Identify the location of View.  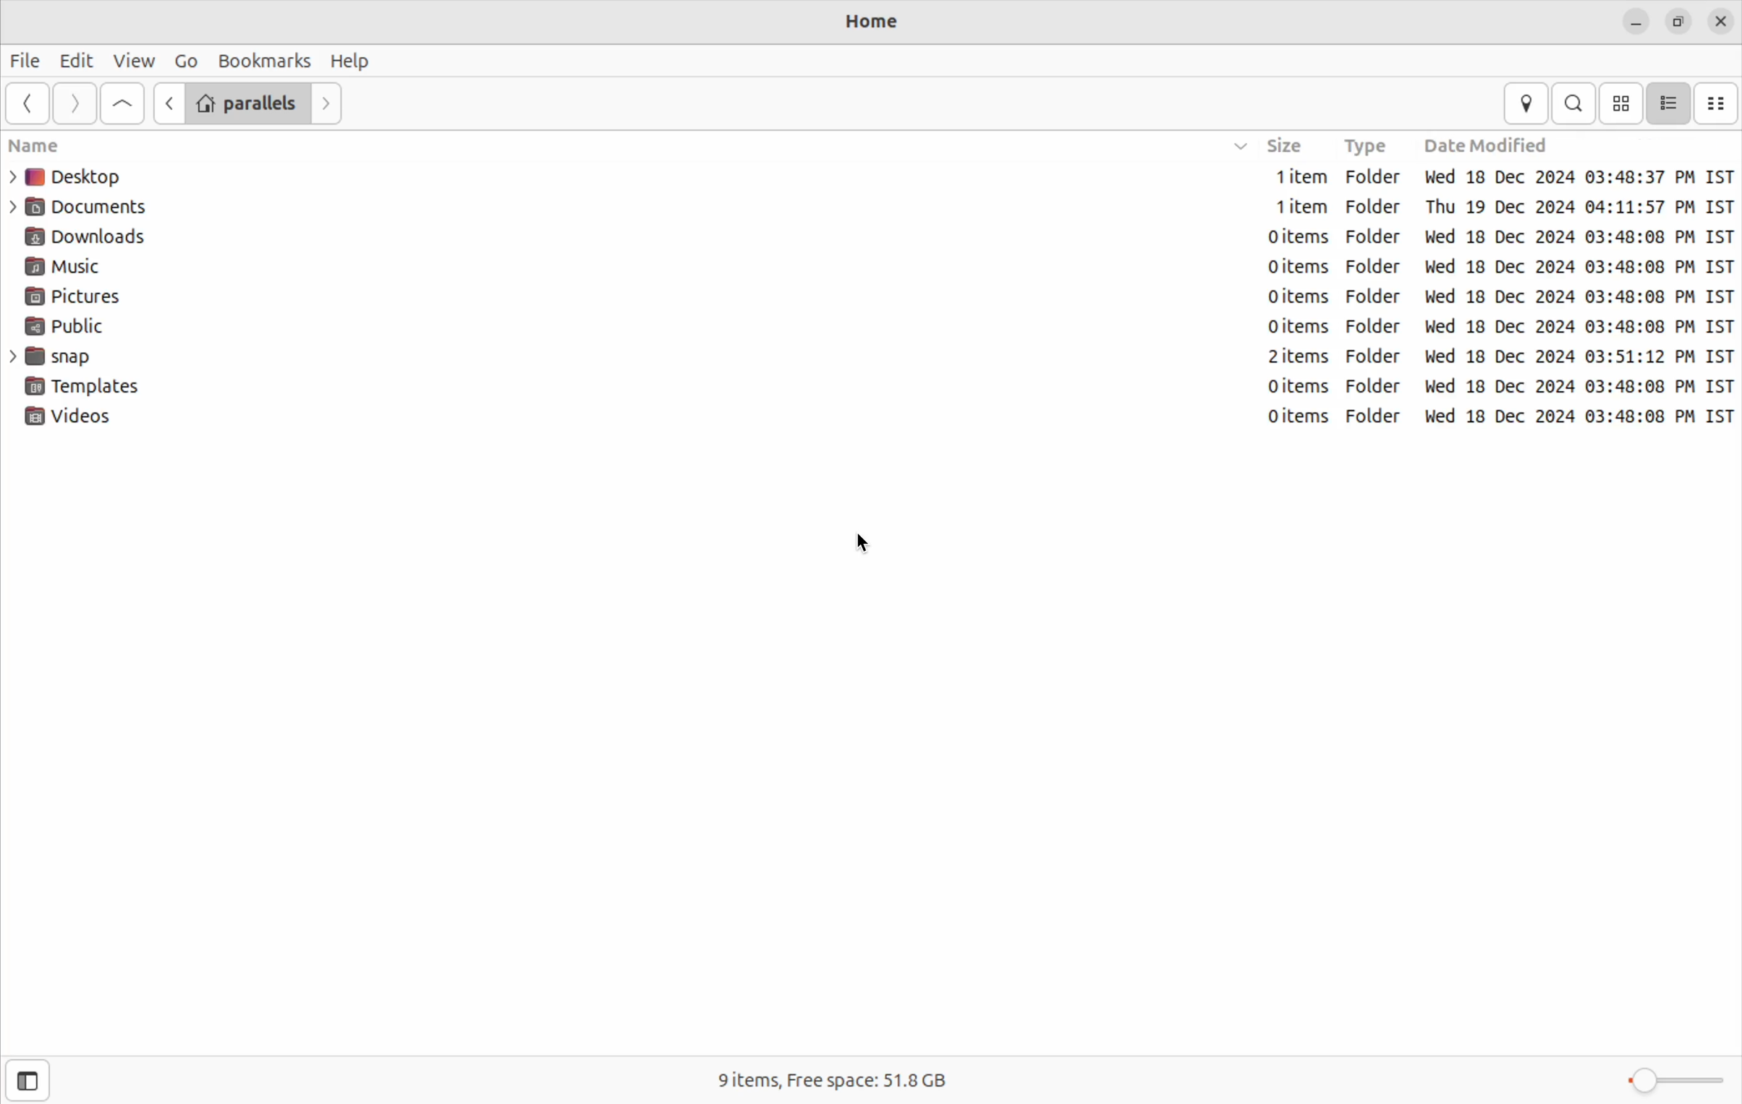
(135, 59).